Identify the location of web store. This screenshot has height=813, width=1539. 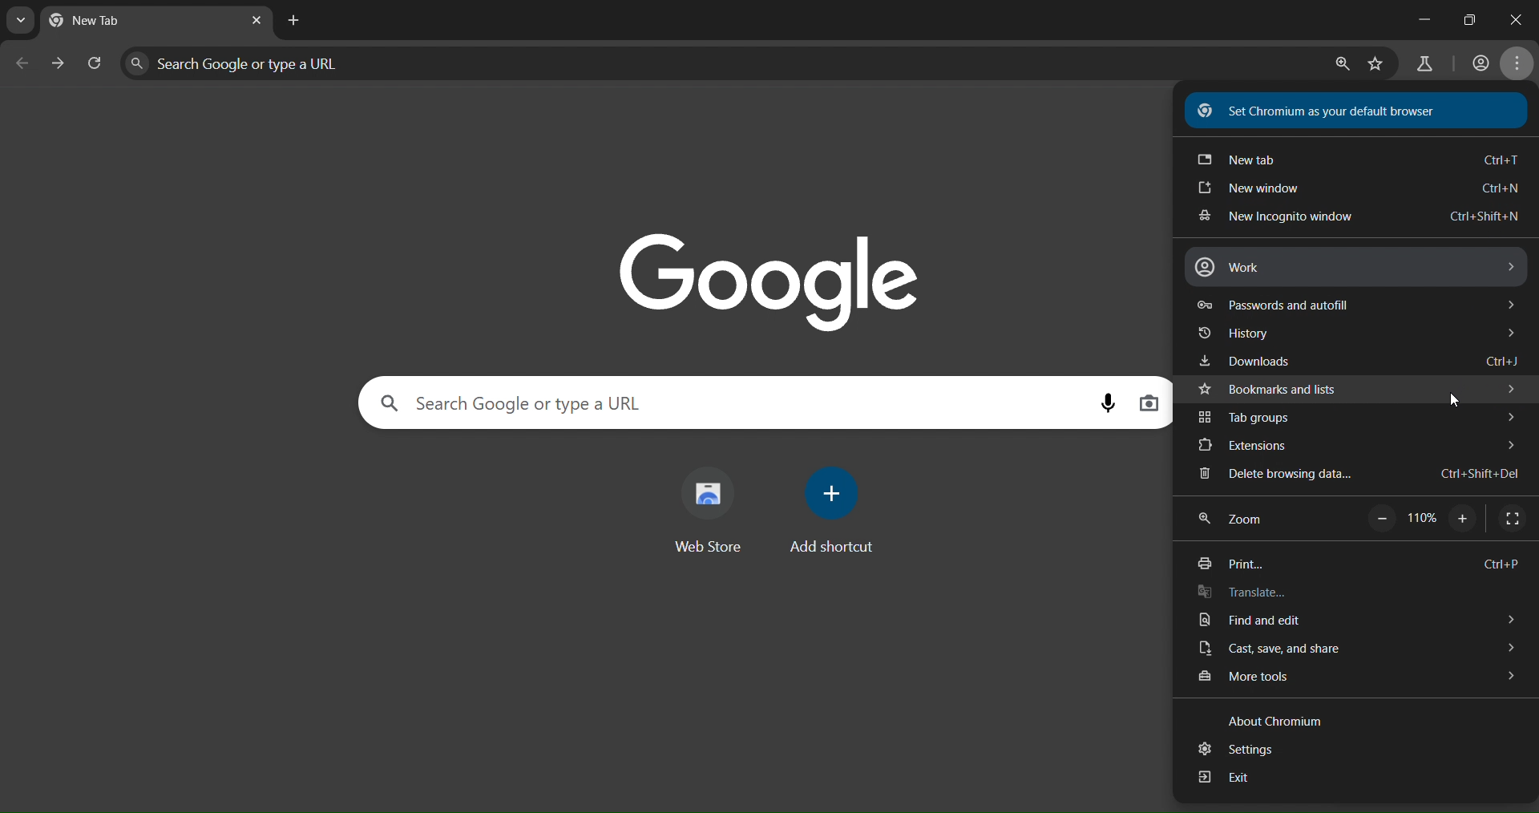
(714, 509).